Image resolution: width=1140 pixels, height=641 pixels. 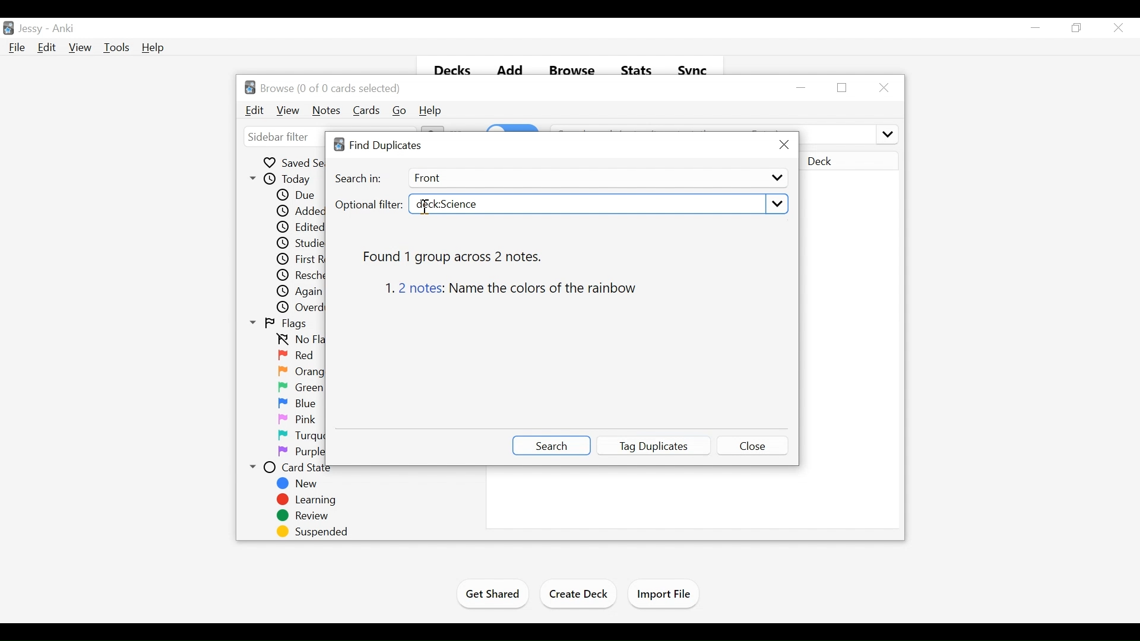 What do you see at coordinates (843, 88) in the screenshot?
I see `Restore` at bounding box center [843, 88].